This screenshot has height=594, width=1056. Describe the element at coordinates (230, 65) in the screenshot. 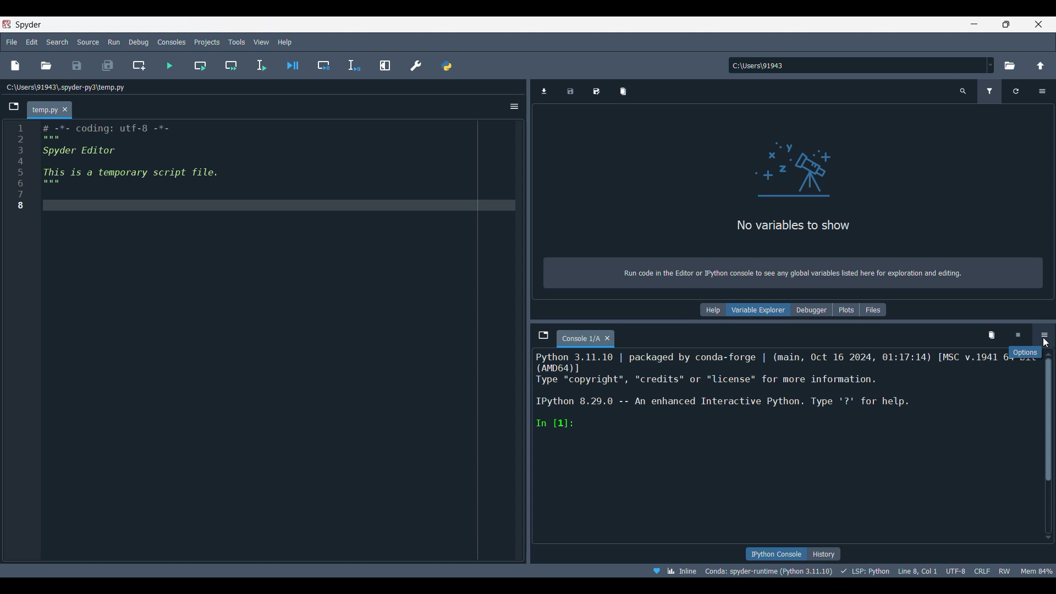

I see `Run current cell and go to next one` at that location.